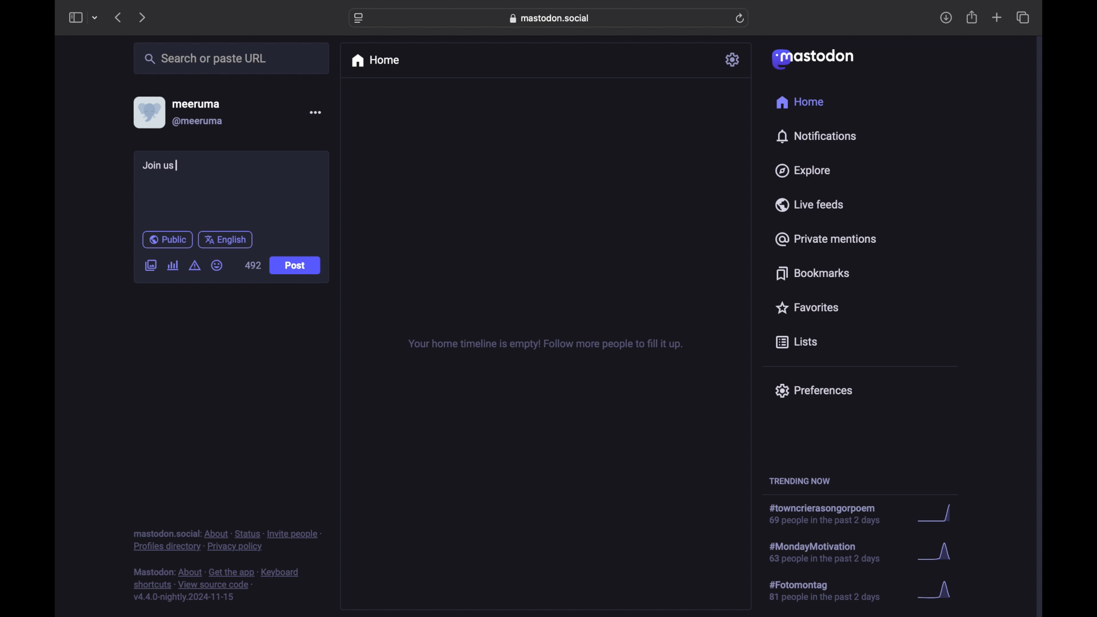 Image resolution: width=1097 pixels, height=617 pixels. I want to click on show tab overview, so click(1023, 18).